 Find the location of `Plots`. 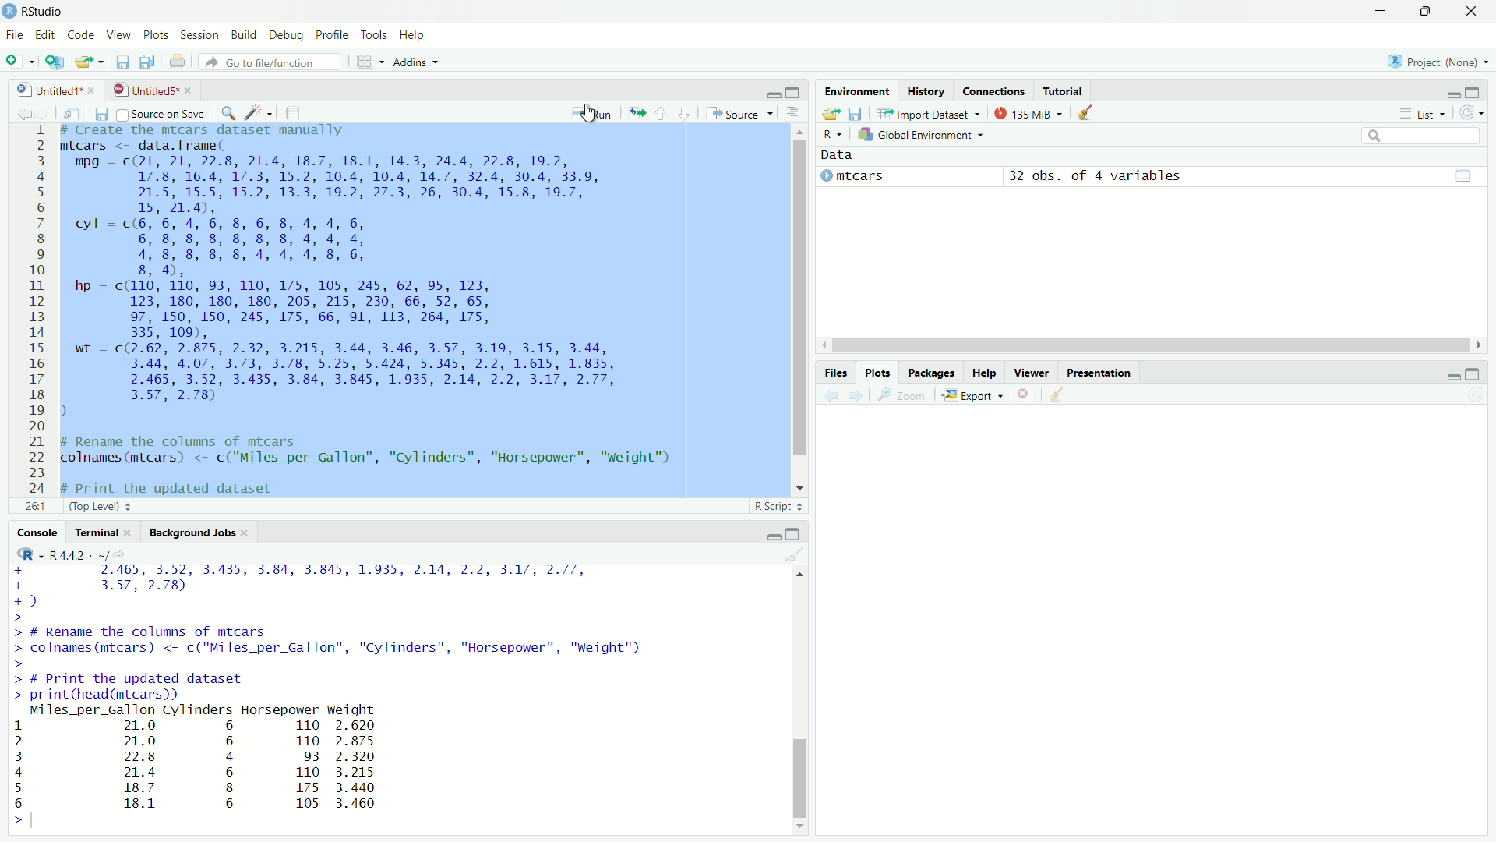

Plots is located at coordinates (154, 34).